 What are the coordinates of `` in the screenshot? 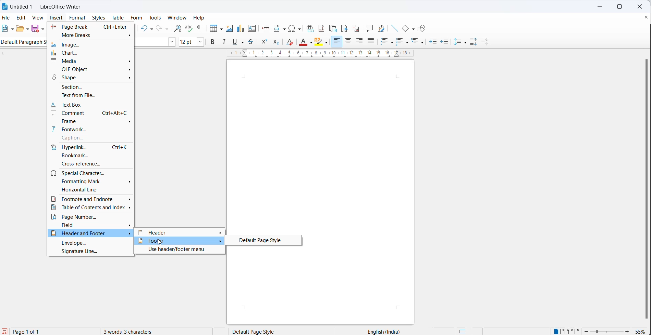 It's located at (92, 233).